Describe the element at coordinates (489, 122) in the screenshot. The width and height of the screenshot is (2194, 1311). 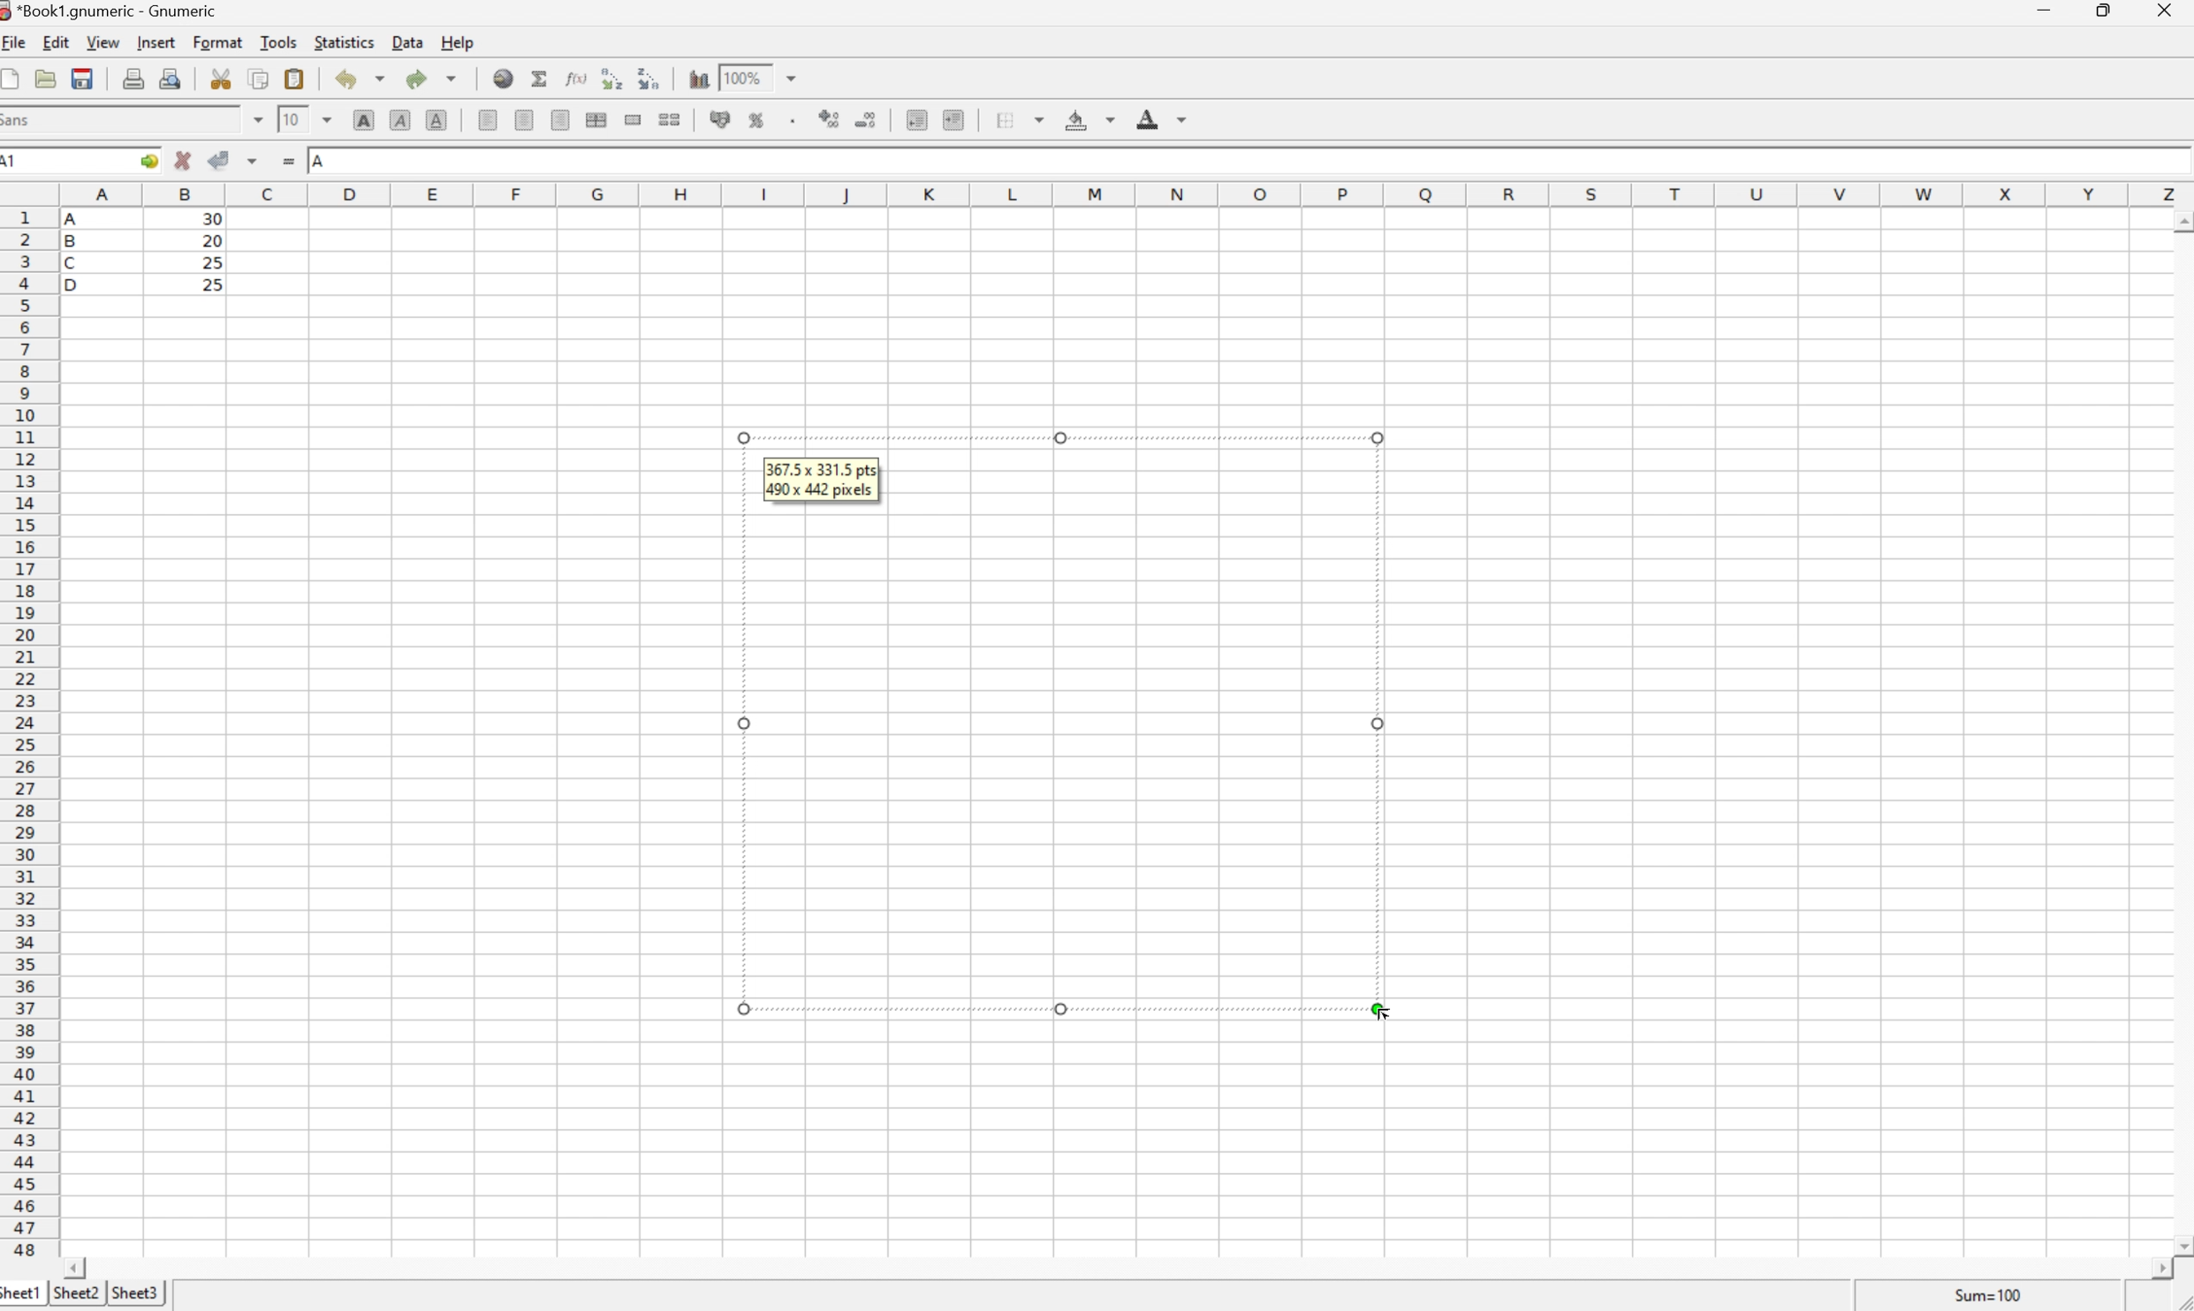
I see `Align Left` at that location.